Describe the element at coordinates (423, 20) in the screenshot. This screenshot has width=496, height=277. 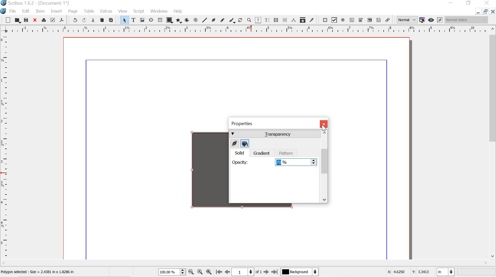
I see `toggle color management system` at that location.